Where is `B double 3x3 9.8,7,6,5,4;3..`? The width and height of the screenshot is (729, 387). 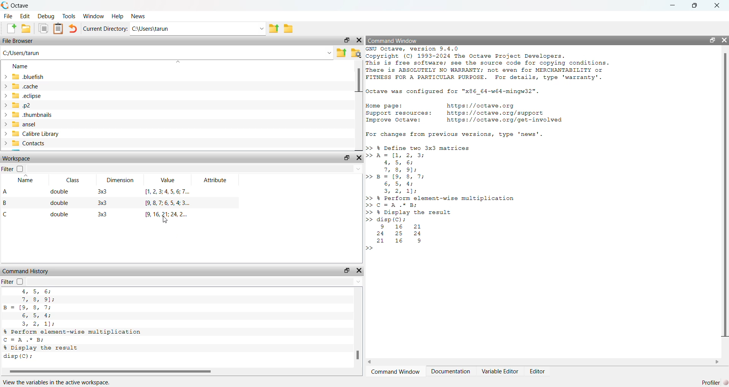 B double 3x3 9.8,7,6,5,4;3.. is located at coordinates (100, 203).